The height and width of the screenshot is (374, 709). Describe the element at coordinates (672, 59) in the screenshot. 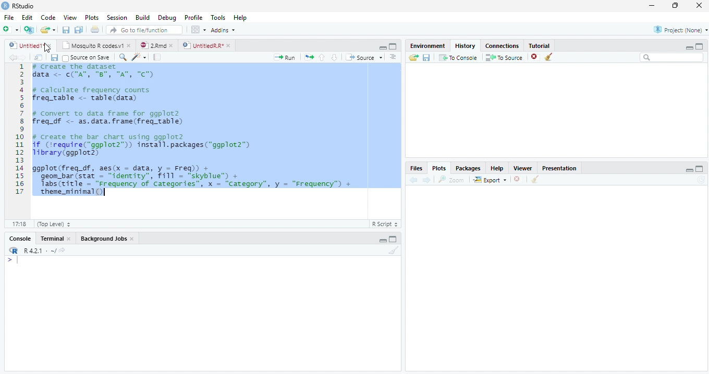

I see `Search` at that location.